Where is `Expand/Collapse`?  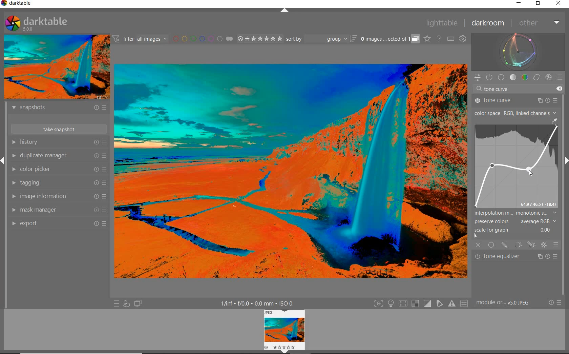
Expand/Collapse is located at coordinates (283, 352).